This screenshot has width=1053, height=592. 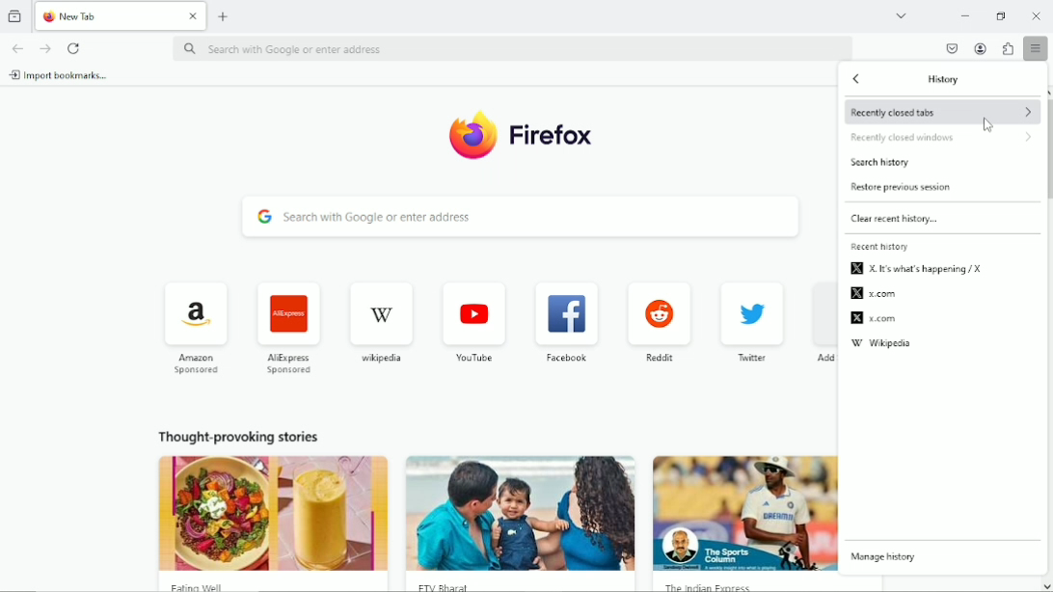 What do you see at coordinates (919, 270) in the screenshot?
I see `X. It's what's happening/ X` at bounding box center [919, 270].